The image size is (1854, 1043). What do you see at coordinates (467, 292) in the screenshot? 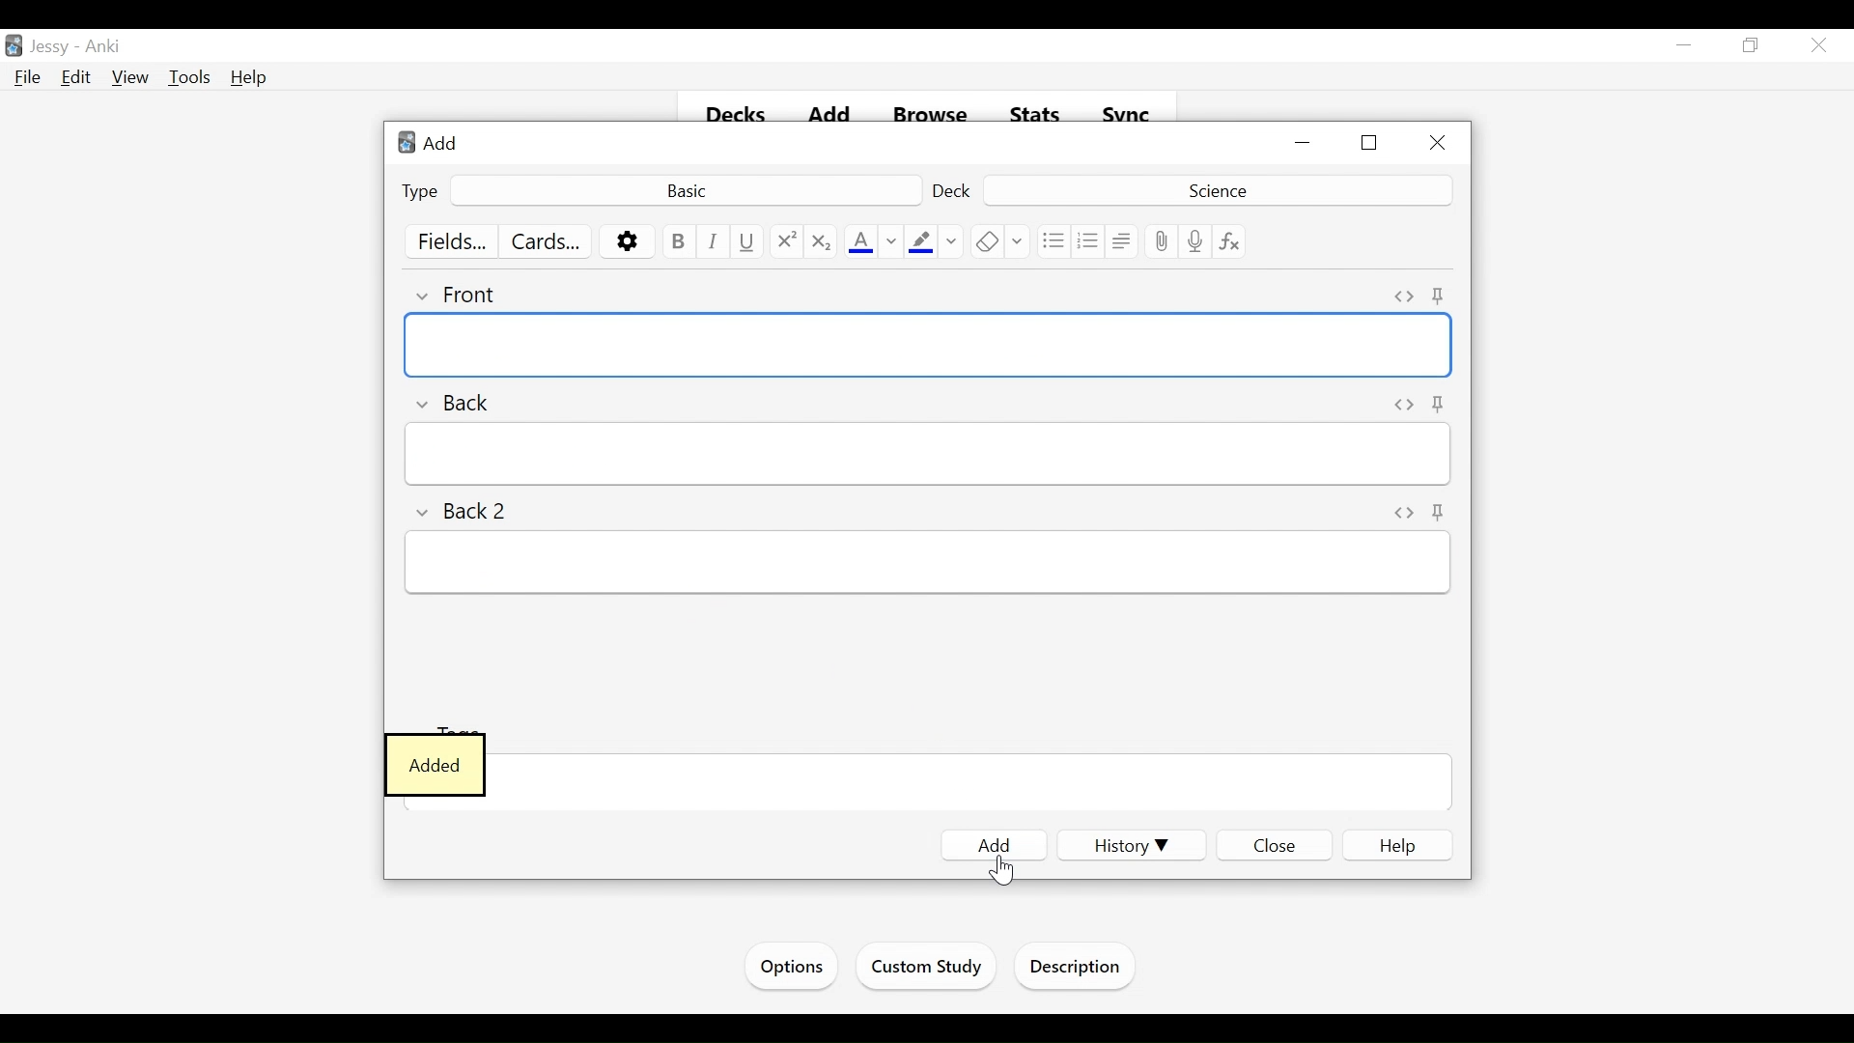
I see `Front` at bounding box center [467, 292].